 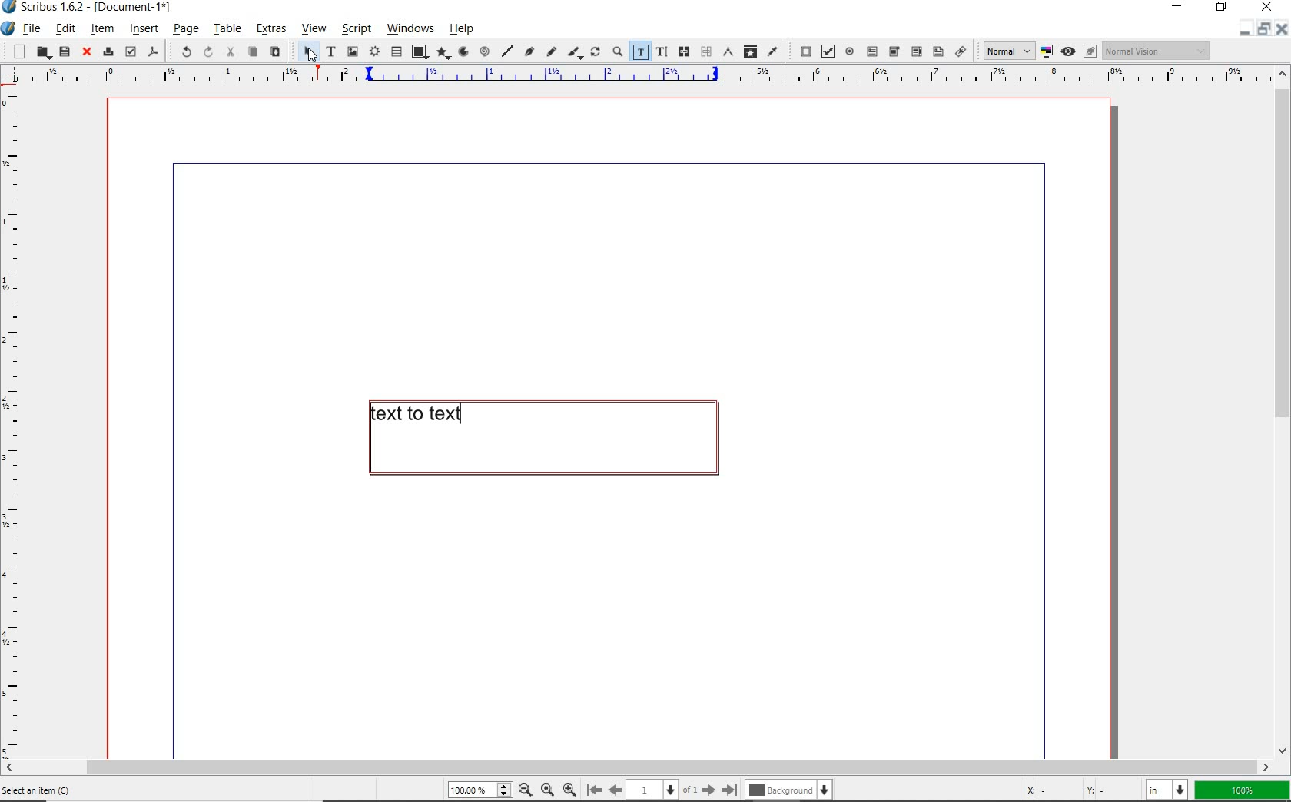 What do you see at coordinates (617, 53) in the screenshot?
I see `zoom in or zoom out` at bounding box center [617, 53].